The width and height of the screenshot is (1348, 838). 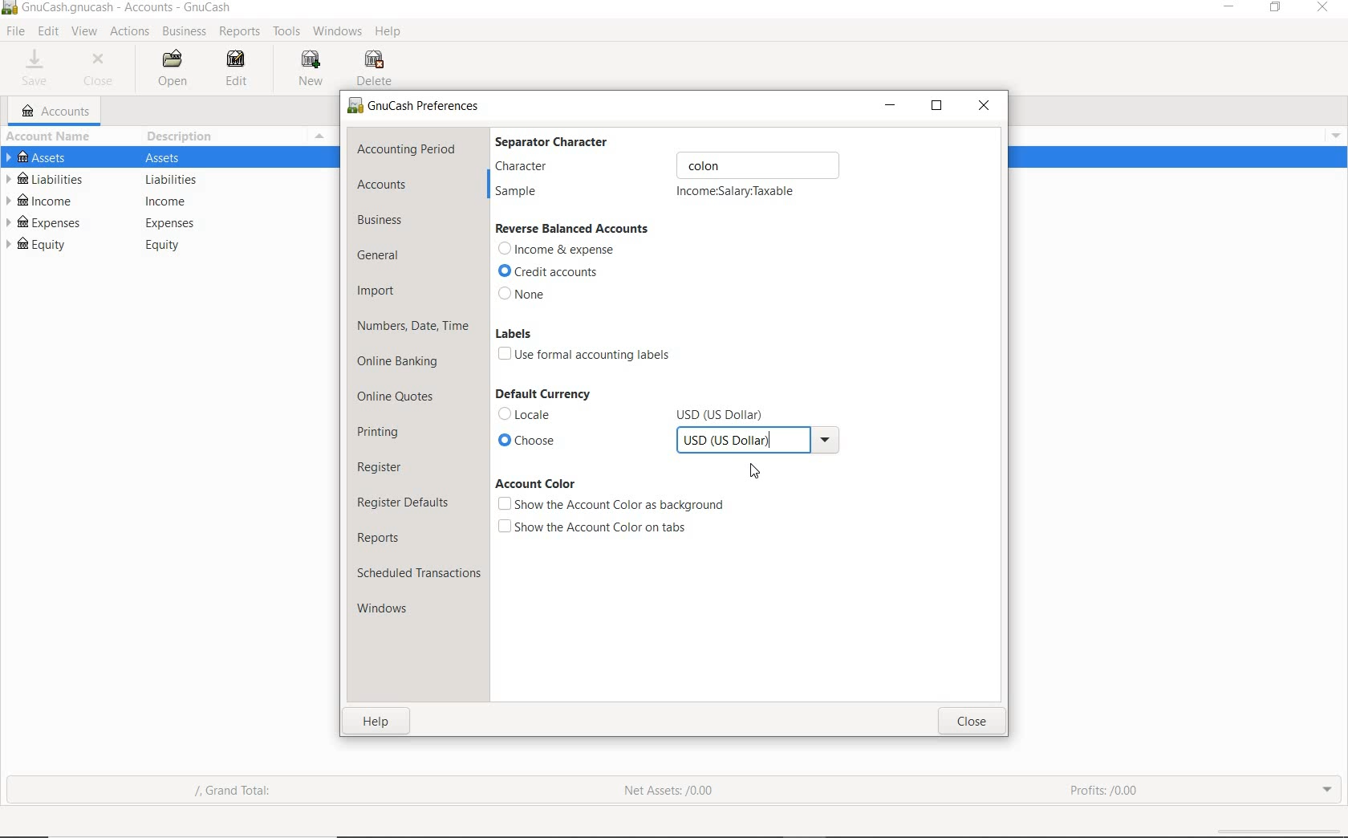 I want to click on account color, so click(x=534, y=483).